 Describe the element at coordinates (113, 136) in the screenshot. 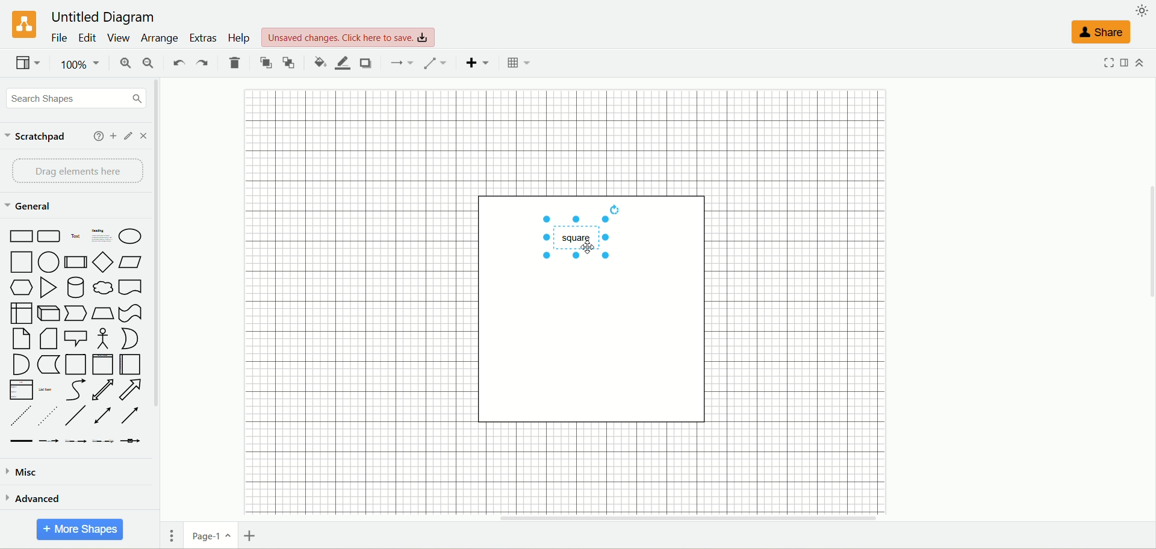

I see `add` at that location.